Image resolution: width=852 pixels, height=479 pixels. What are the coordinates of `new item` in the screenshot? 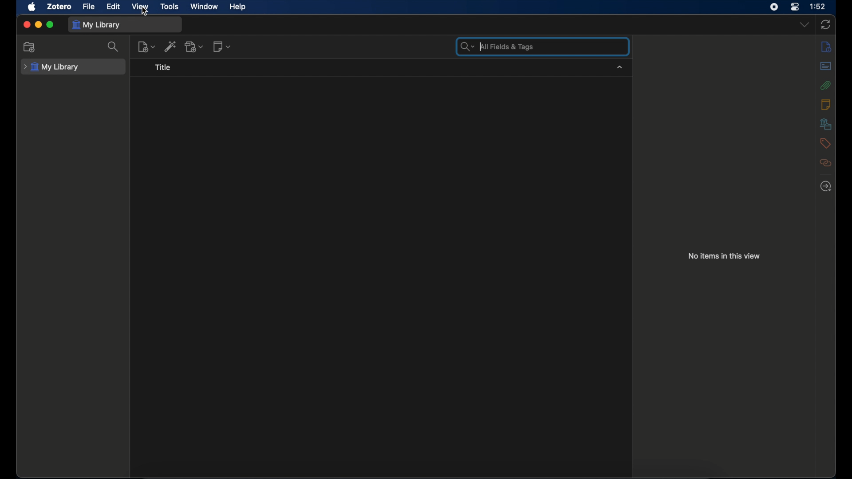 It's located at (146, 47).